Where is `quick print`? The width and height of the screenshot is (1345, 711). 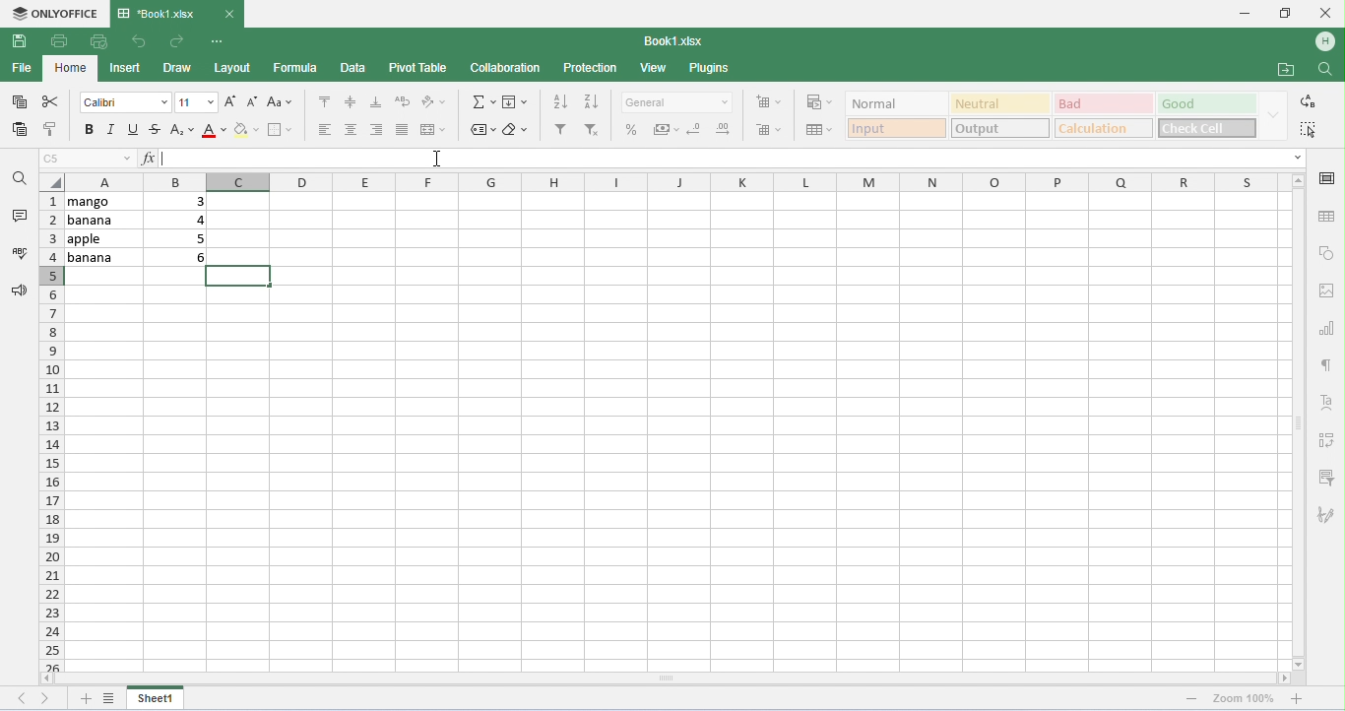
quick print is located at coordinates (96, 41).